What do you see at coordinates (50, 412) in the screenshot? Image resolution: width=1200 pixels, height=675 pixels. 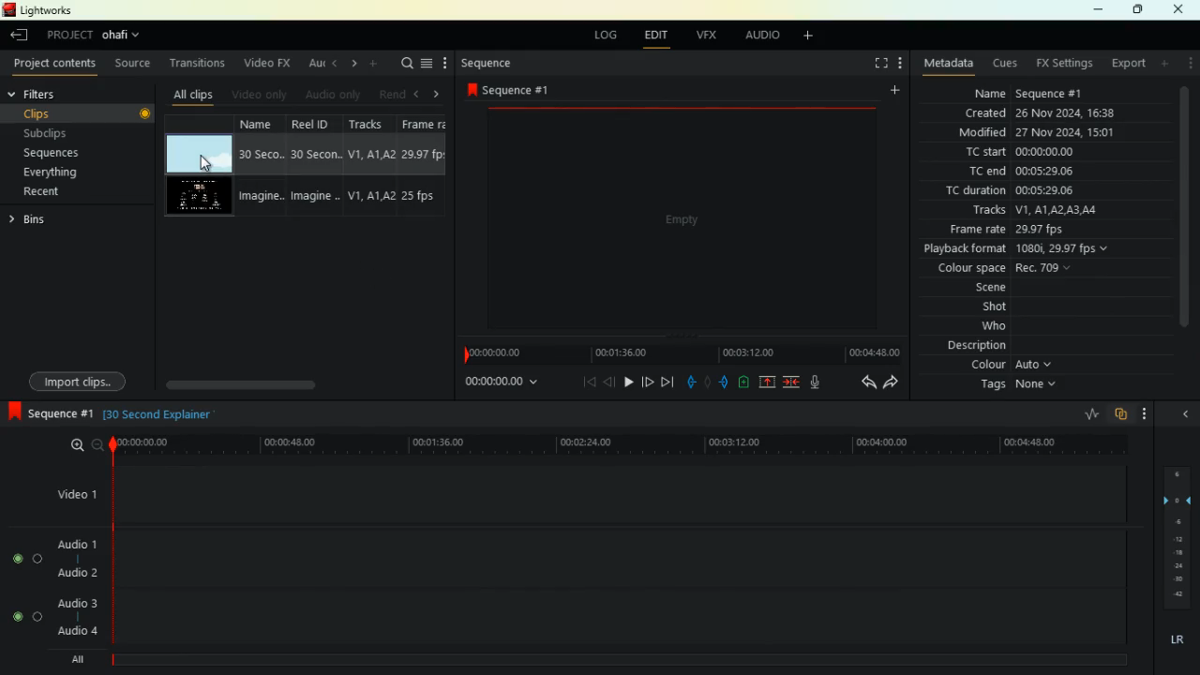 I see `sequence` at bounding box center [50, 412].